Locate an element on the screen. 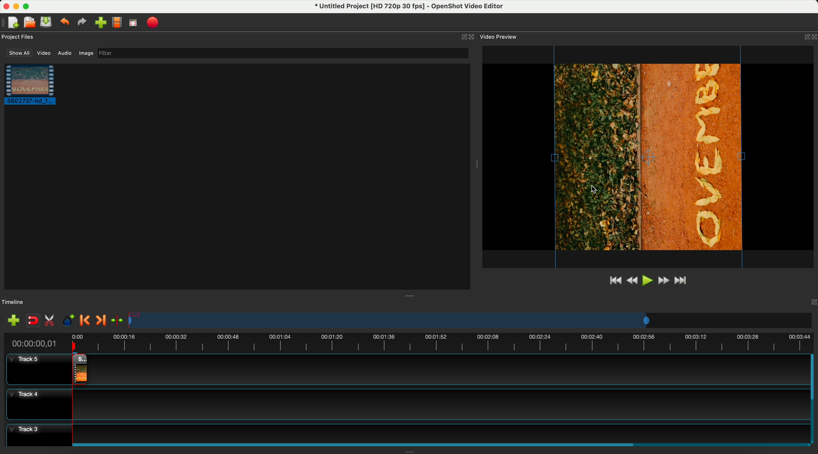 This screenshot has height=454, width=818. rotated video is located at coordinates (649, 157).